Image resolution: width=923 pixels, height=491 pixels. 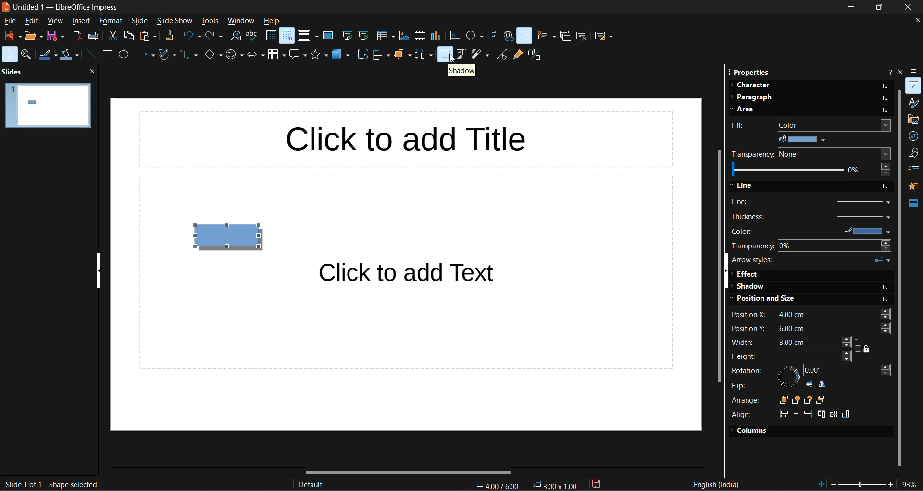 What do you see at coordinates (22, 483) in the screenshot?
I see `slide 1 of 1` at bounding box center [22, 483].